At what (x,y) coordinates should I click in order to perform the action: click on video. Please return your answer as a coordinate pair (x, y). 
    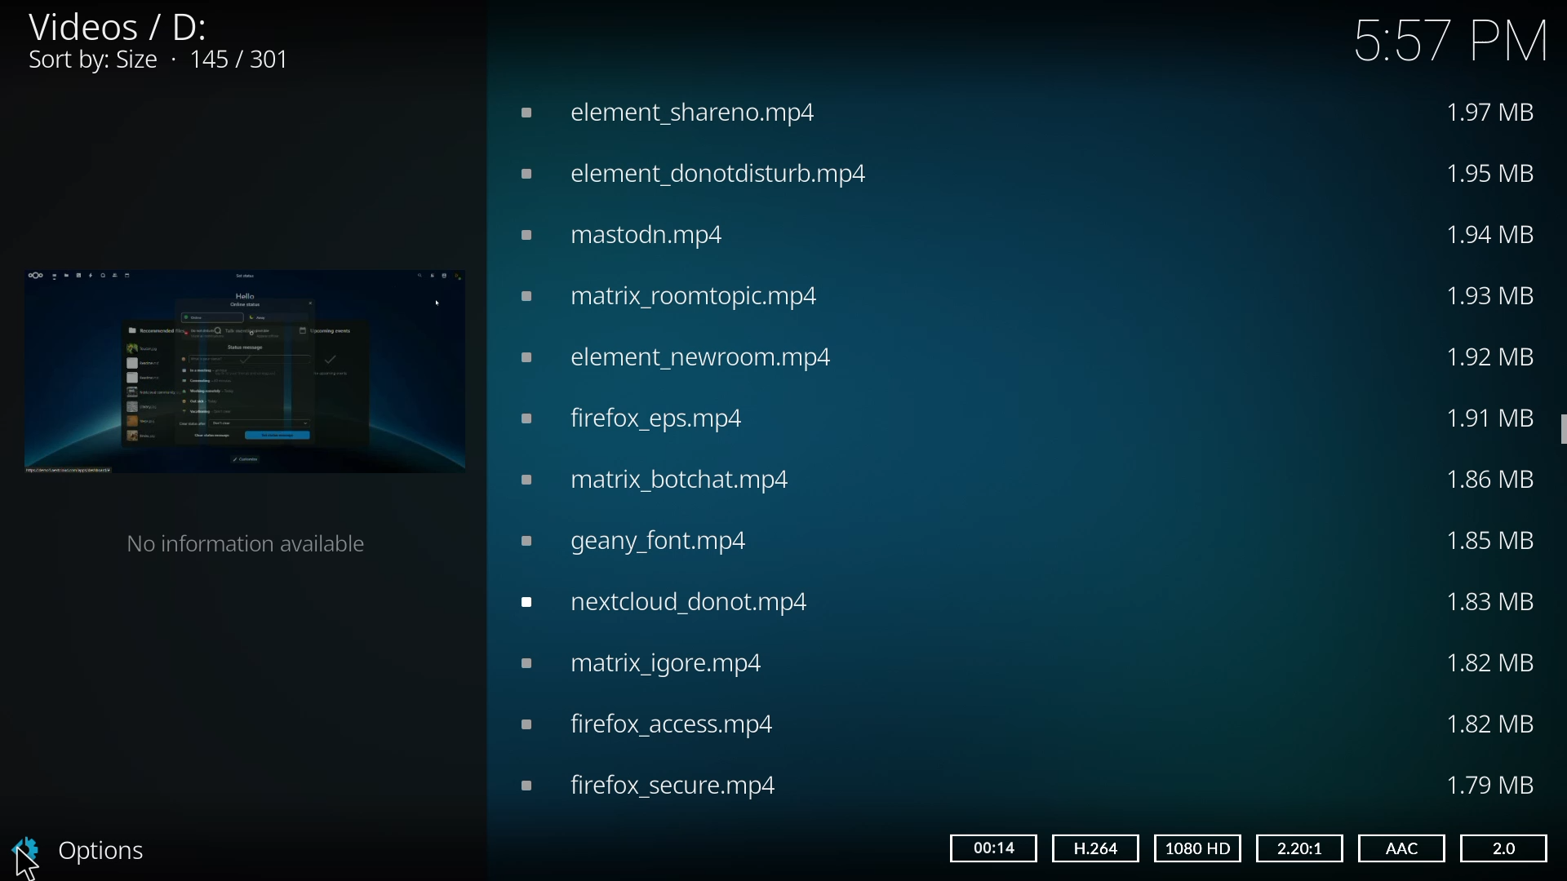
    Looking at the image, I should click on (637, 418).